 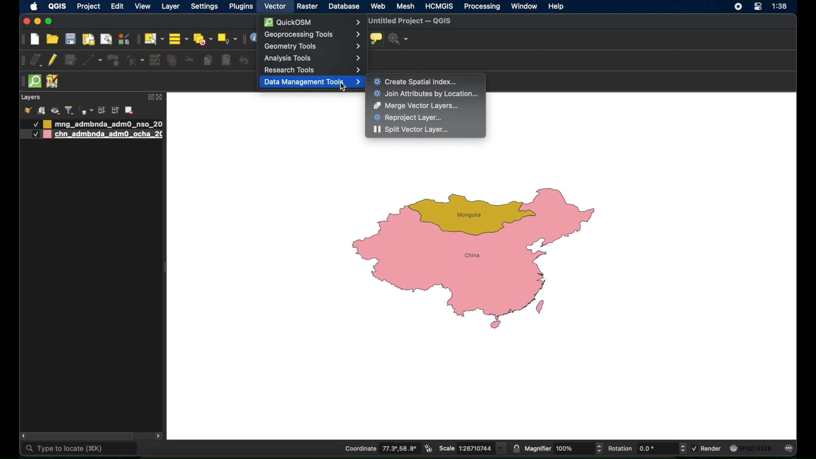 I want to click on Join Attributes by Location..., so click(x=428, y=93).